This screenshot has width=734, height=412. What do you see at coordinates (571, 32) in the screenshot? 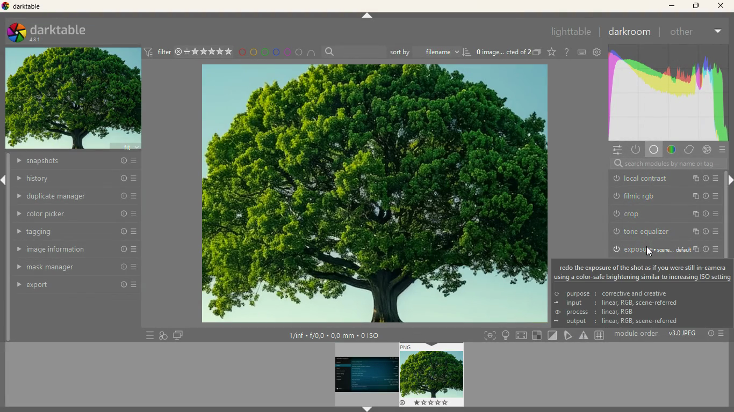
I see `lighttable` at bounding box center [571, 32].